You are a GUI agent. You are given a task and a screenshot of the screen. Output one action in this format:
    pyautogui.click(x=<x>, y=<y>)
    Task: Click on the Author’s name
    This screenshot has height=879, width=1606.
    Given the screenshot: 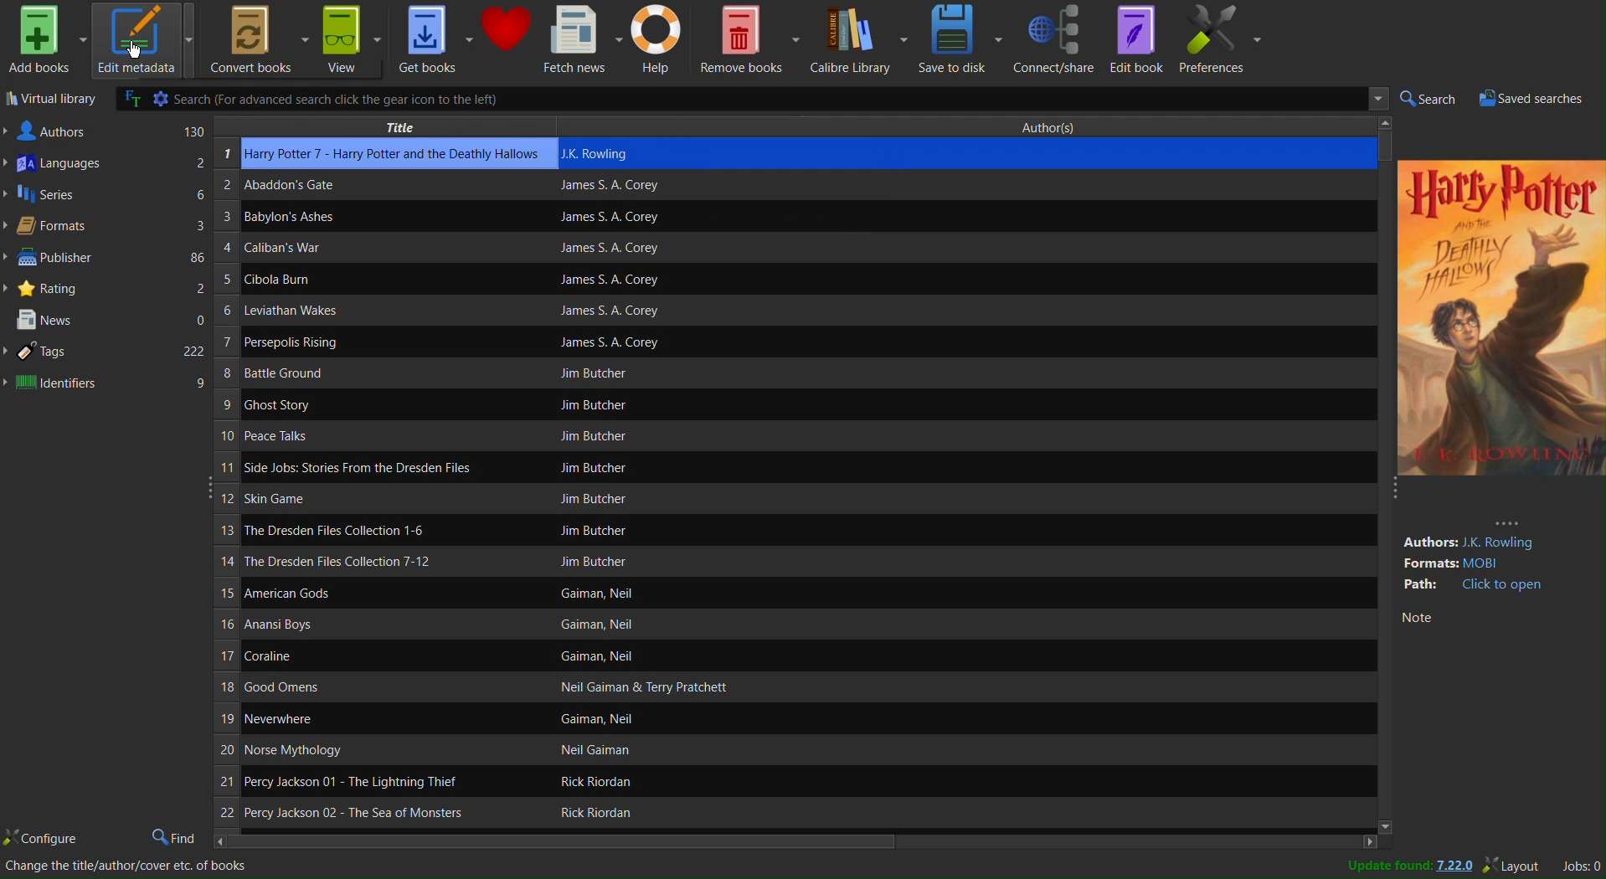 What is the action you would take?
    pyautogui.click(x=698, y=625)
    